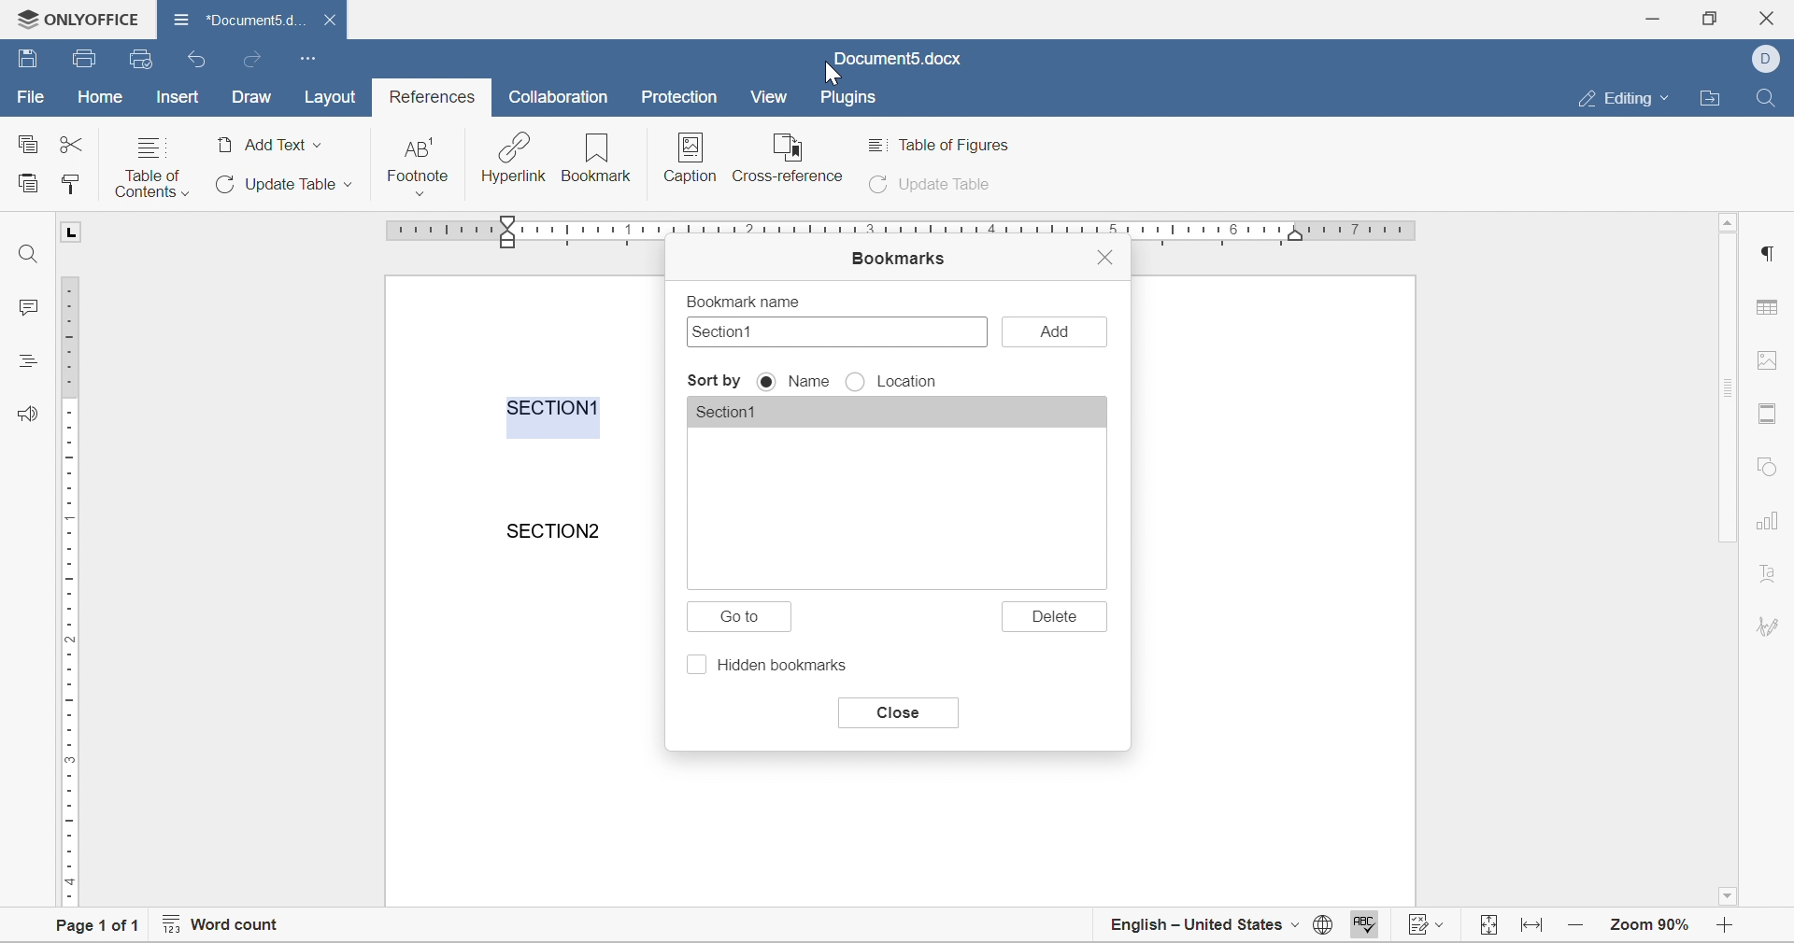  Describe the element at coordinates (770, 96) in the screenshot. I see `view` at that location.